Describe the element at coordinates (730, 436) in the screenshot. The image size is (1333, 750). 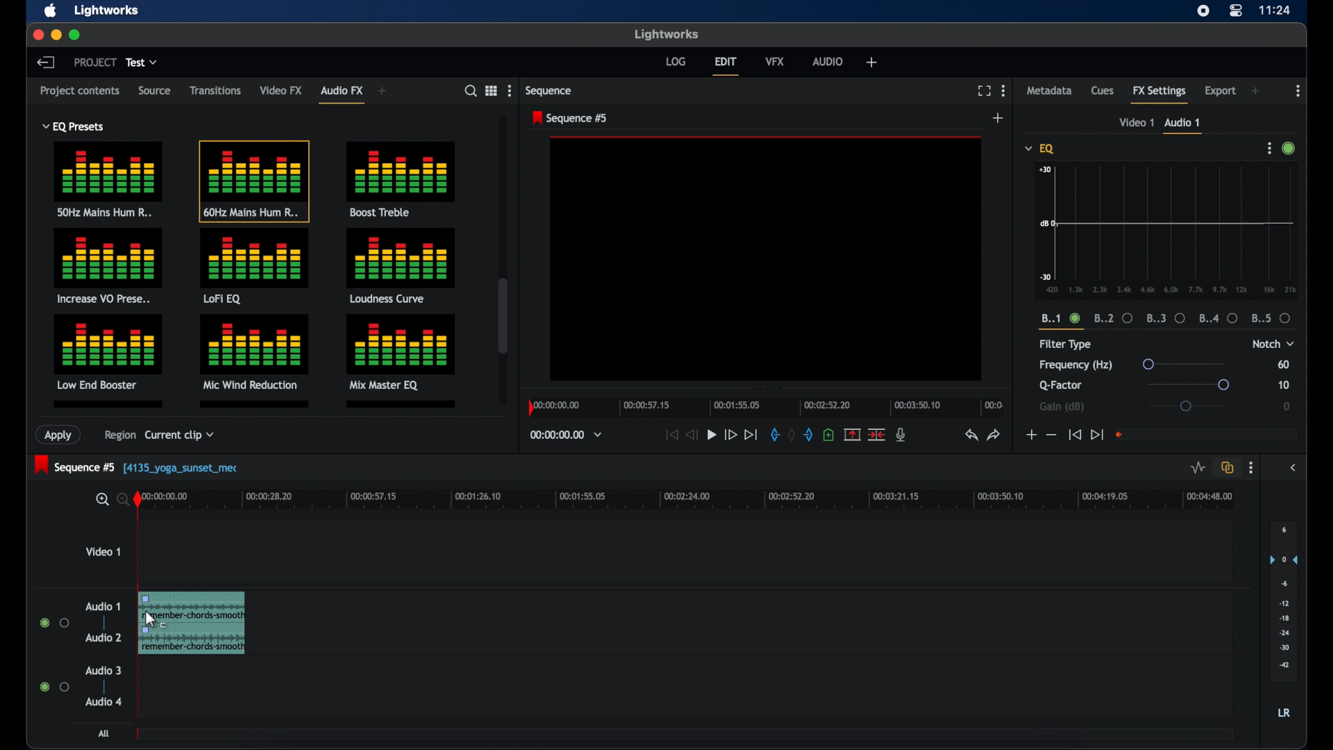
I see `fast forward` at that location.